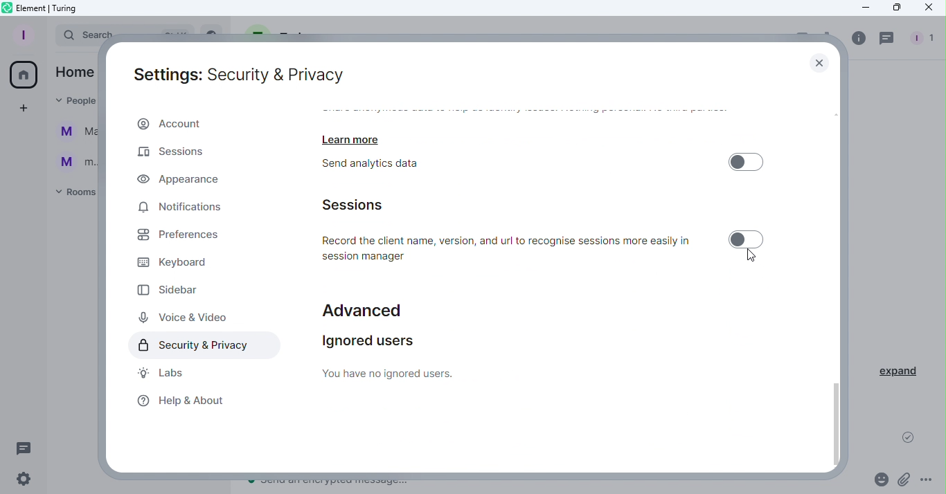  I want to click on Create a space, so click(23, 109).